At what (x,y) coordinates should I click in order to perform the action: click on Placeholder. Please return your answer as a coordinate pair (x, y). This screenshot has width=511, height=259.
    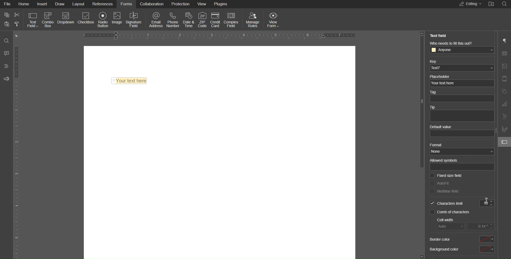
    Looking at the image, I should click on (461, 80).